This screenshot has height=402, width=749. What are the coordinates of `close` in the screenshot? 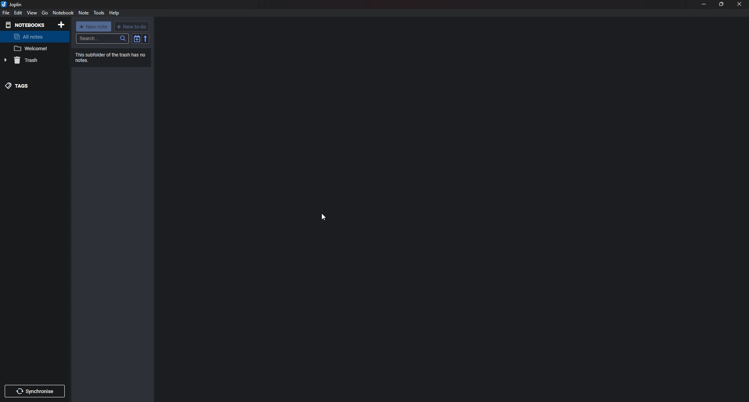 It's located at (739, 5).